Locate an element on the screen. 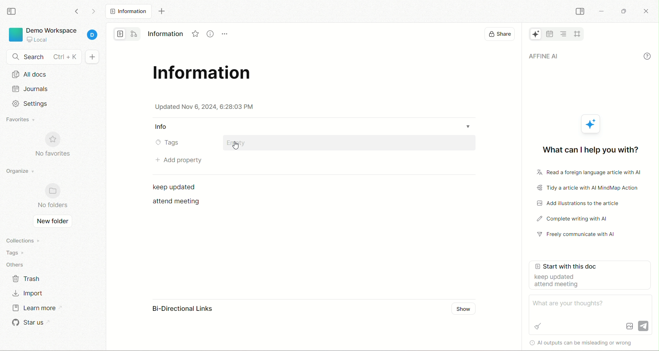  minimize is located at coordinates (602, 11).